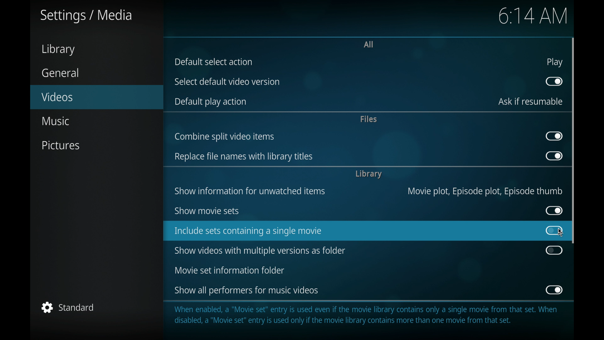 Image resolution: width=604 pixels, height=340 pixels. Describe the element at coordinates (243, 156) in the screenshot. I see `replace file` at that location.